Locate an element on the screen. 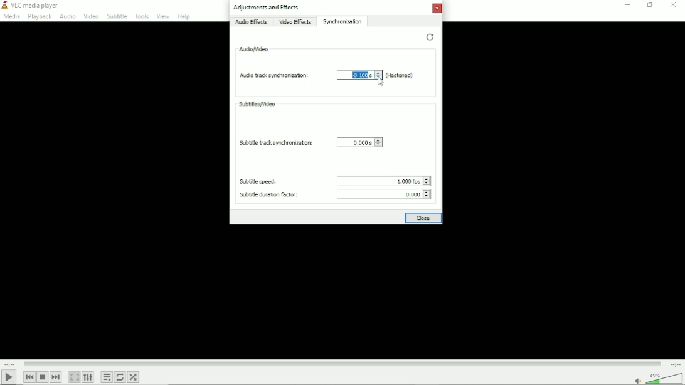 This screenshot has width=685, height=385. Previous is located at coordinates (29, 377).